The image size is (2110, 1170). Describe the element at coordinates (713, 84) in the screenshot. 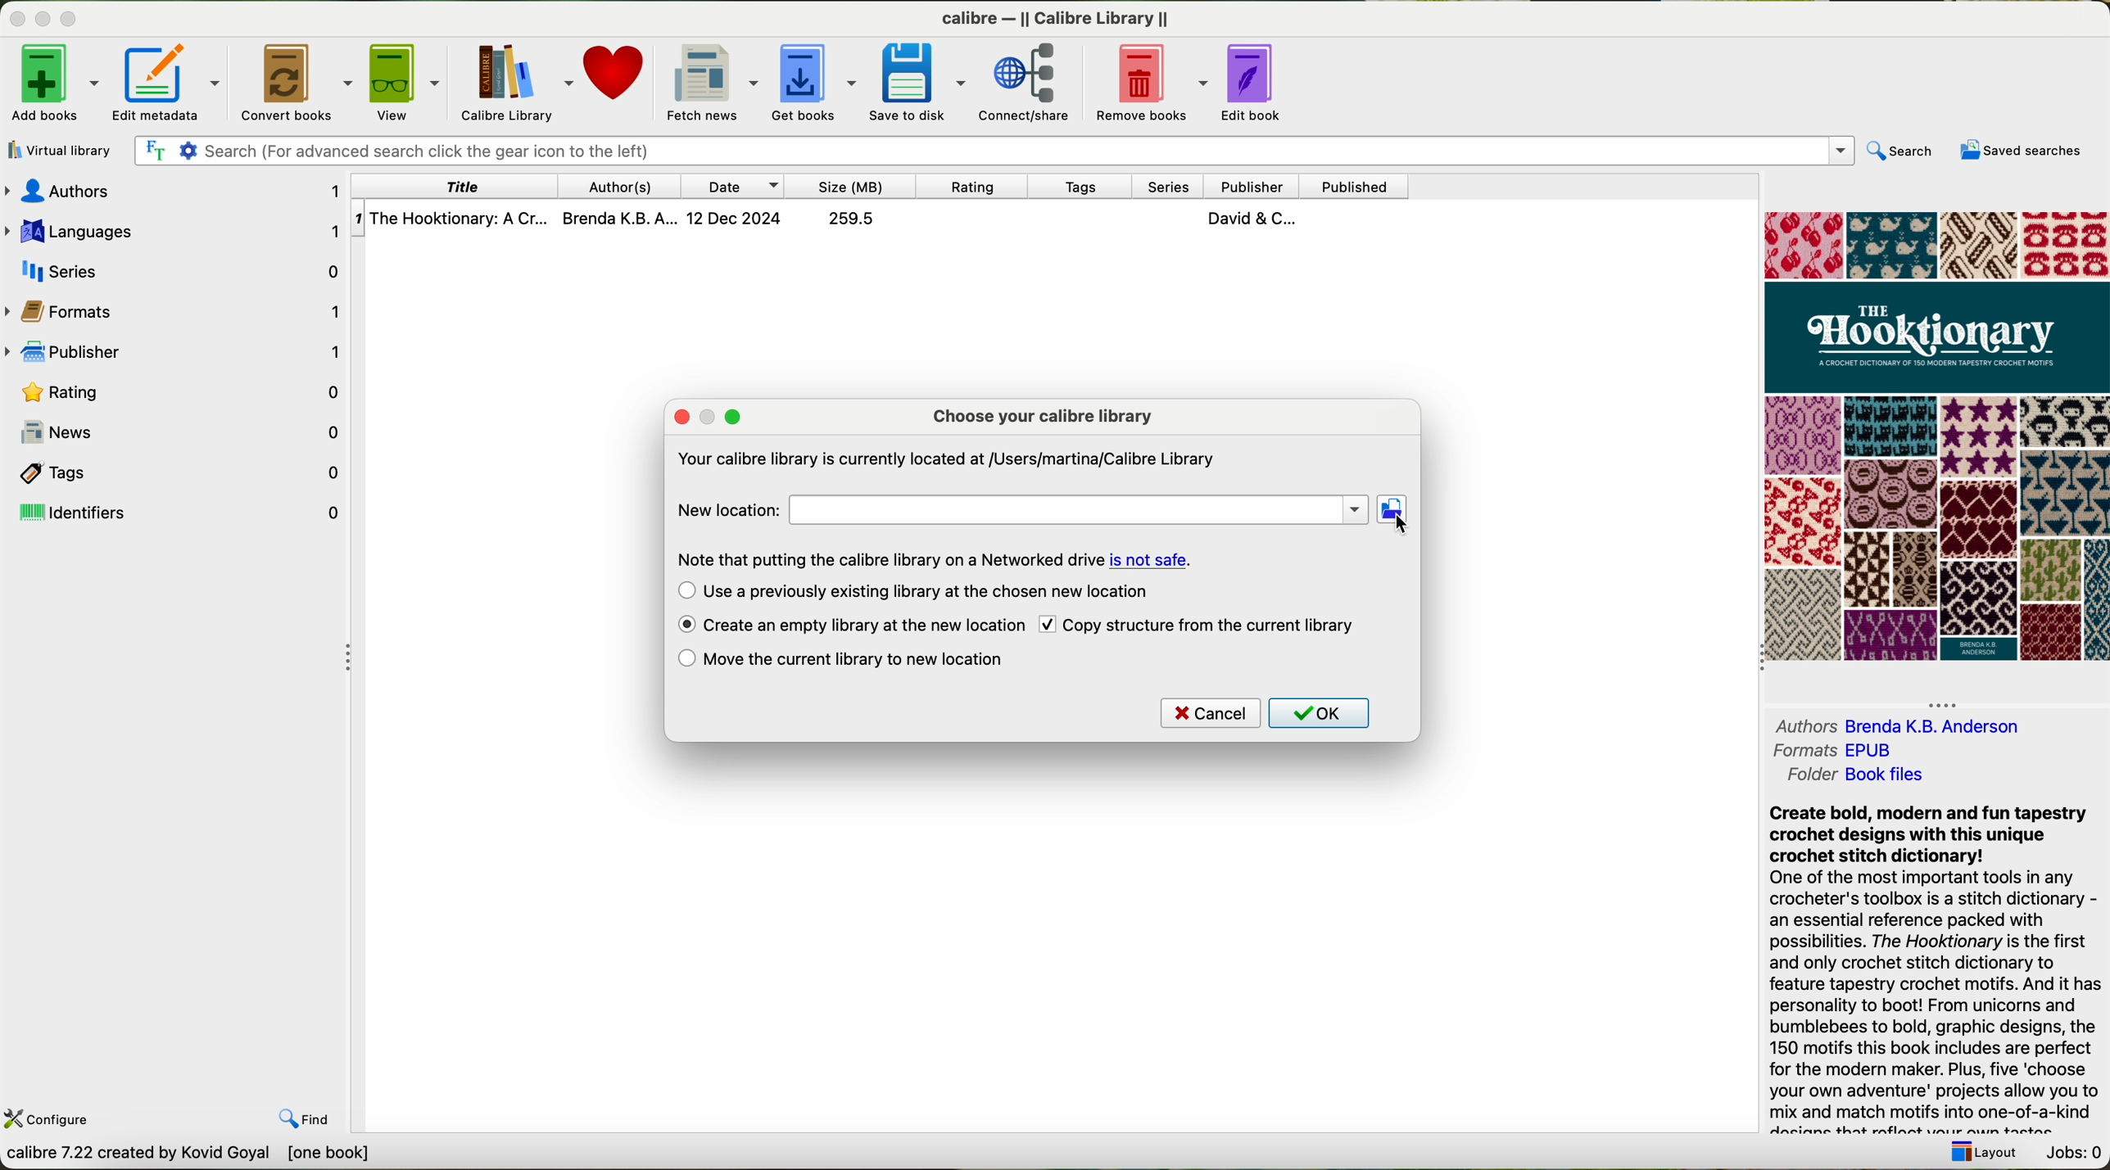

I see `fetch news` at that location.